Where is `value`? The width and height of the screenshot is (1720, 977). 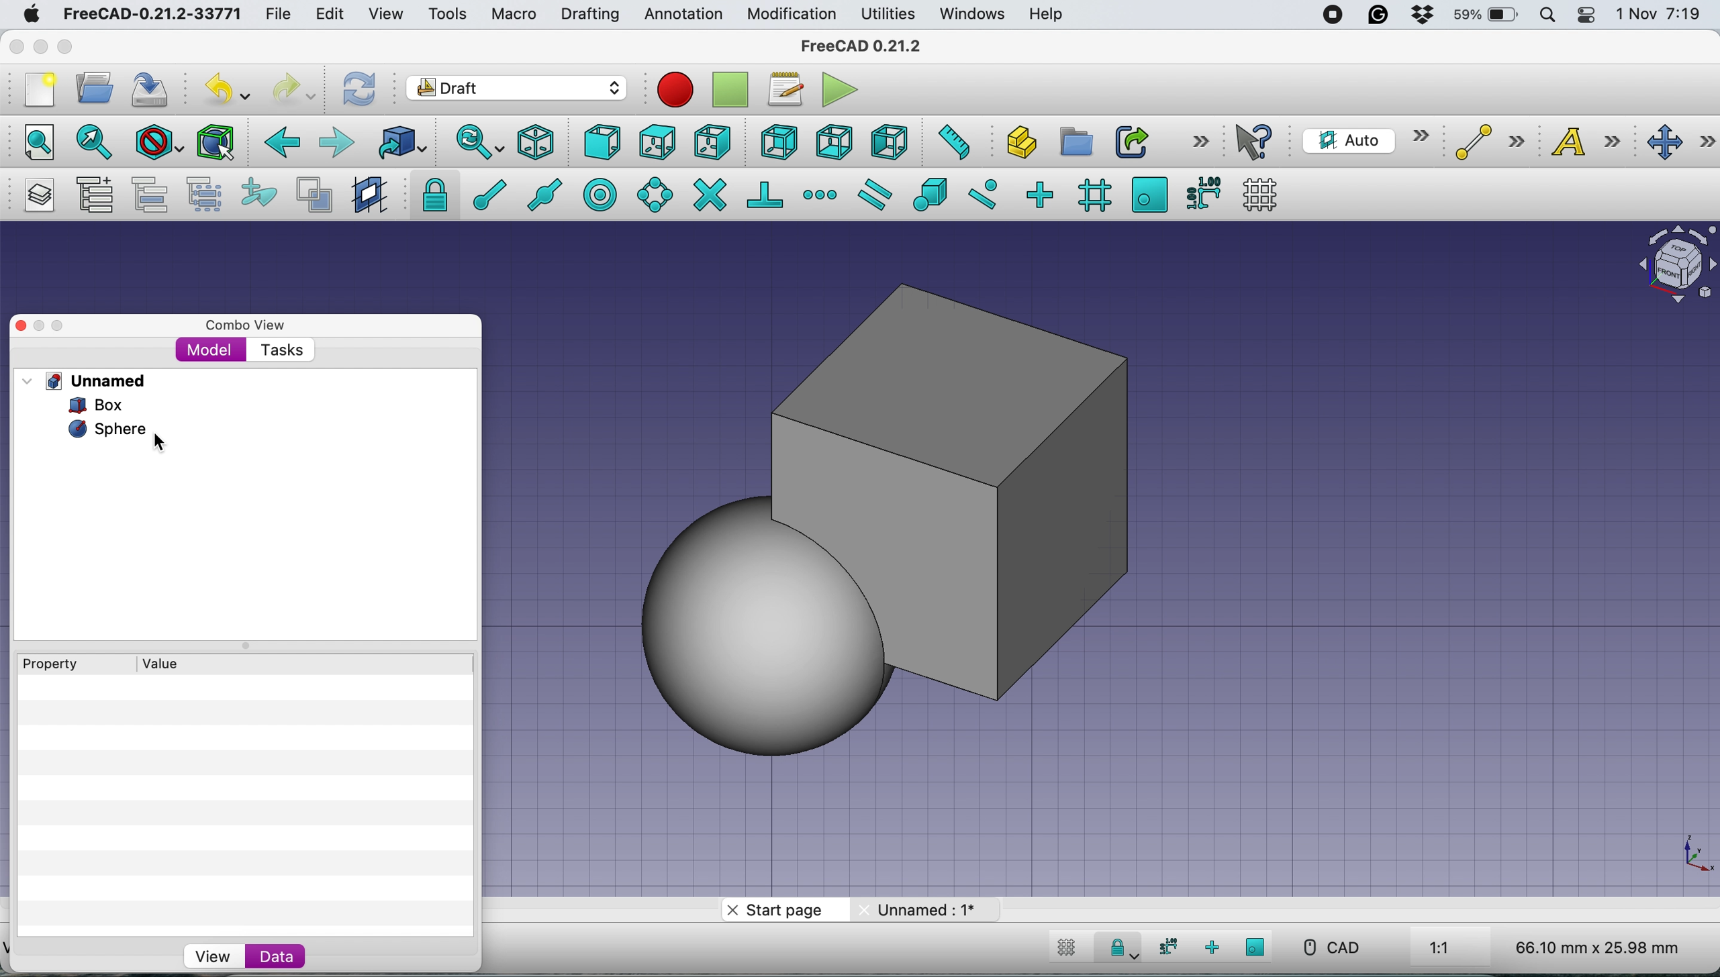
value is located at coordinates (173, 662).